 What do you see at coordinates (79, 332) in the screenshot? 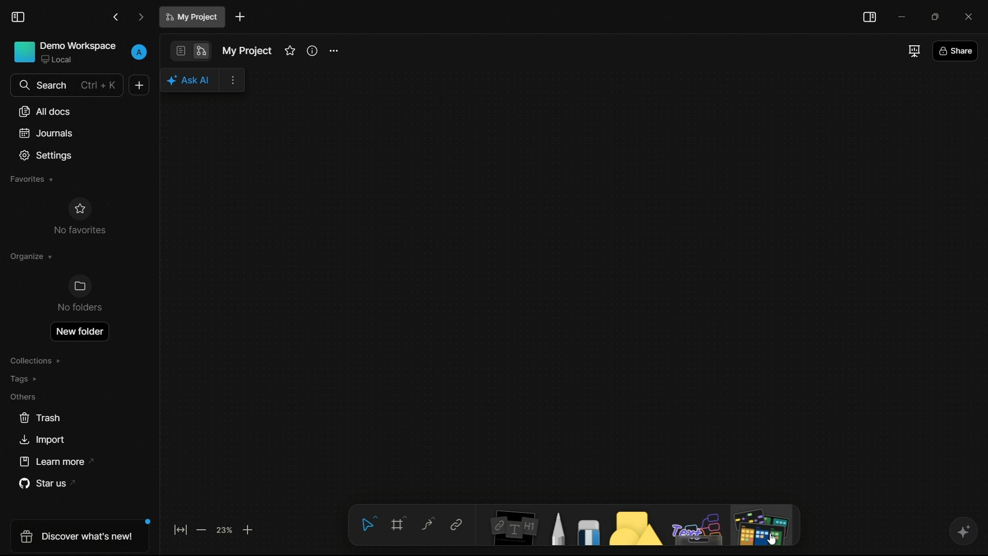
I see `new folder` at bounding box center [79, 332].